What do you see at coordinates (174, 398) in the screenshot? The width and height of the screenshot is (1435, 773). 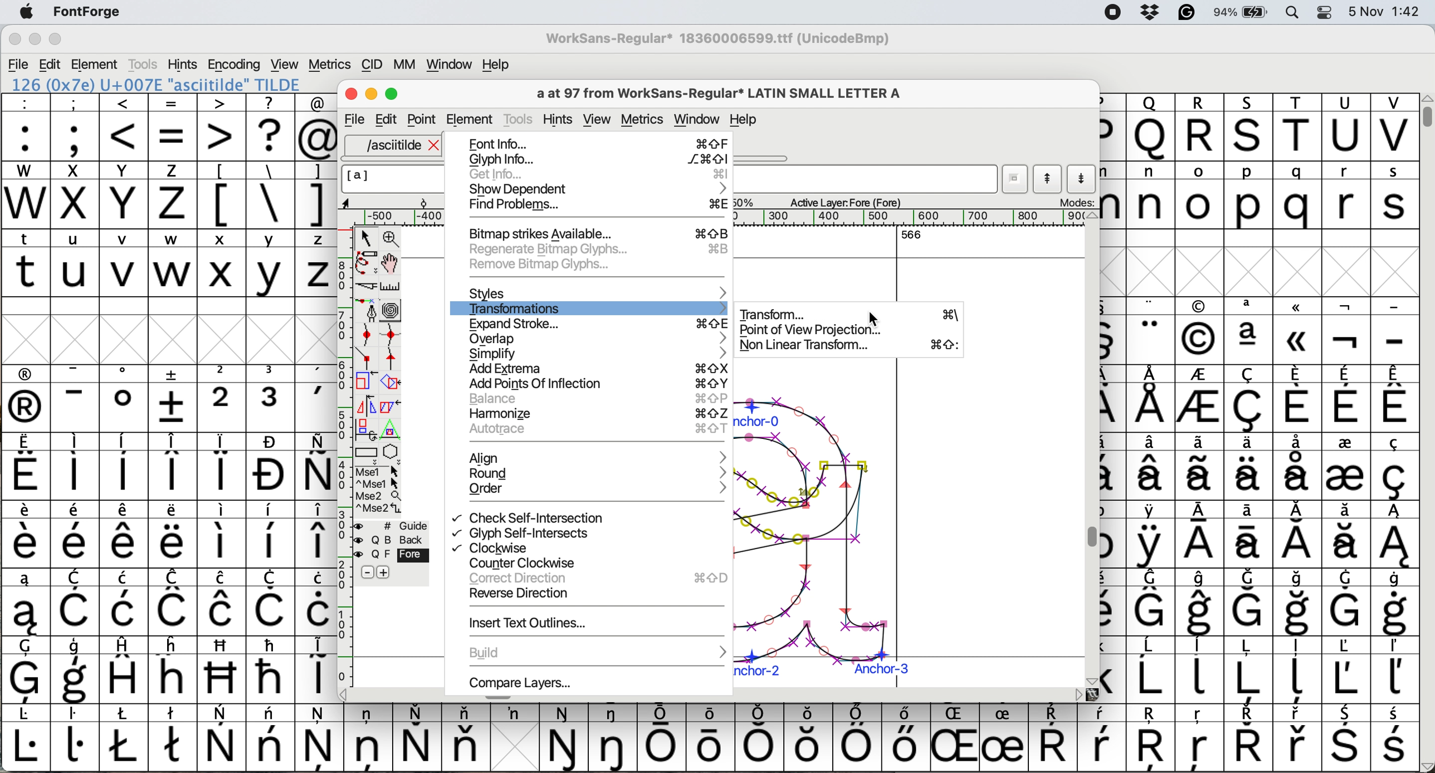 I see `symbol` at bounding box center [174, 398].